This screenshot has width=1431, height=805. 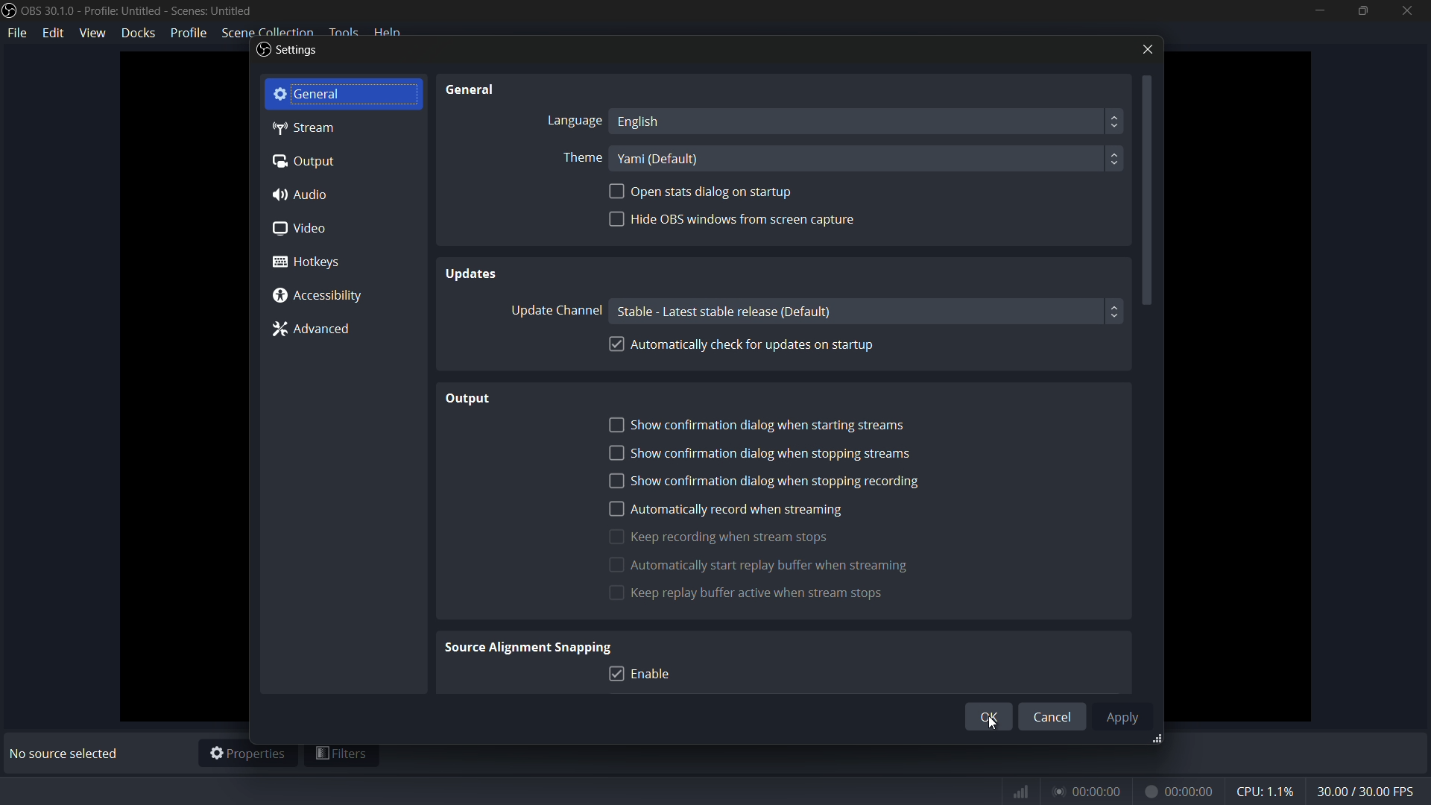 What do you see at coordinates (95, 33) in the screenshot?
I see `view` at bounding box center [95, 33].